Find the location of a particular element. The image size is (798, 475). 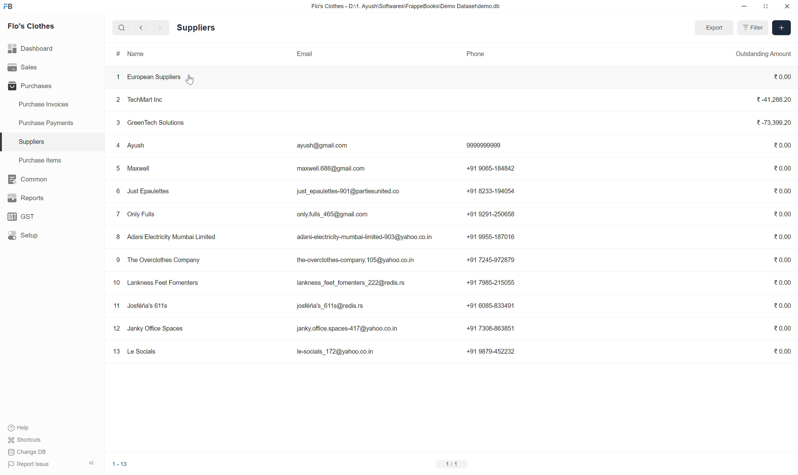

The Overclothes Company is located at coordinates (173, 259).